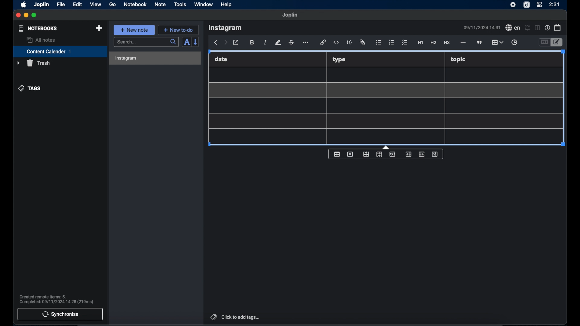 This screenshot has width=580, height=326. Describe the element at coordinates (290, 15) in the screenshot. I see `Joplin` at that location.